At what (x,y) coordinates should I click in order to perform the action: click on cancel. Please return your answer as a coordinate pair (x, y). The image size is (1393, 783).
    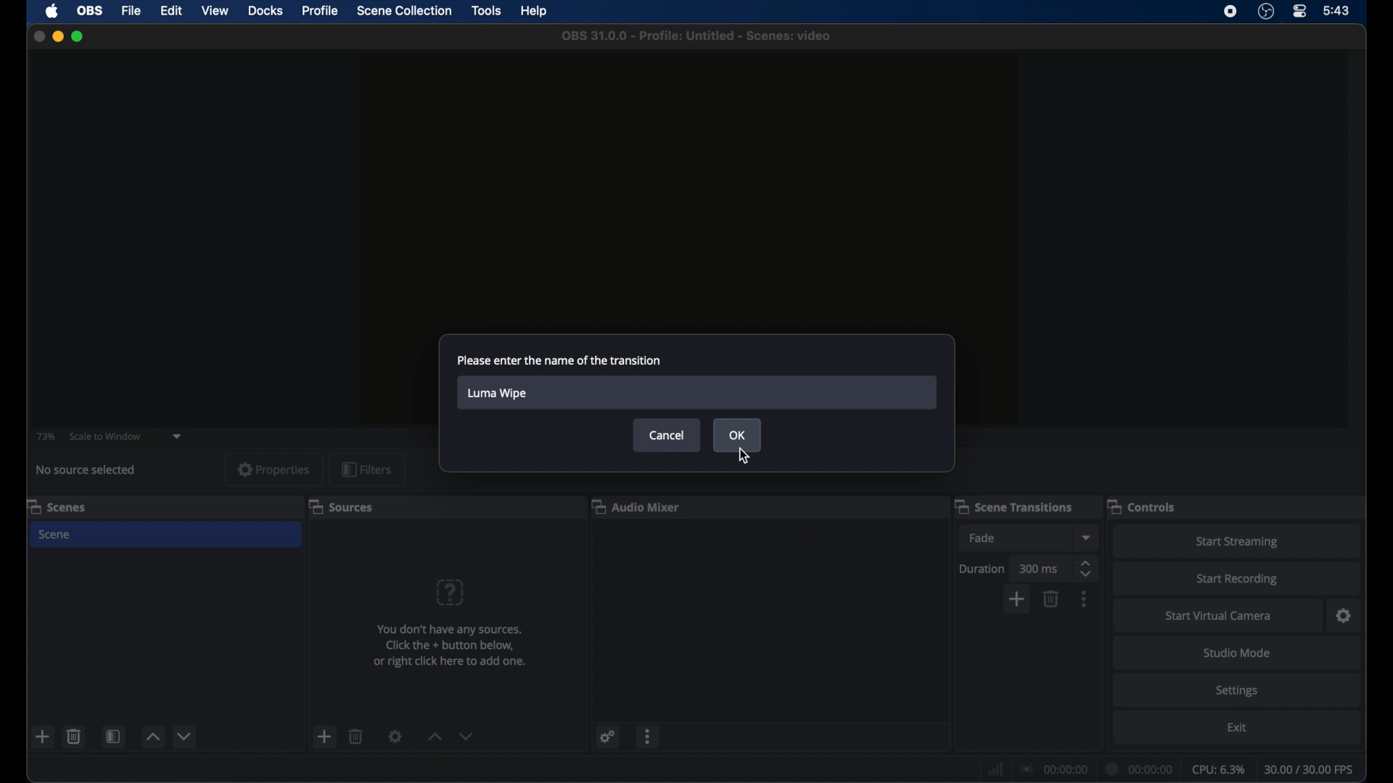
    Looking at the image, I should click on (666, 435).